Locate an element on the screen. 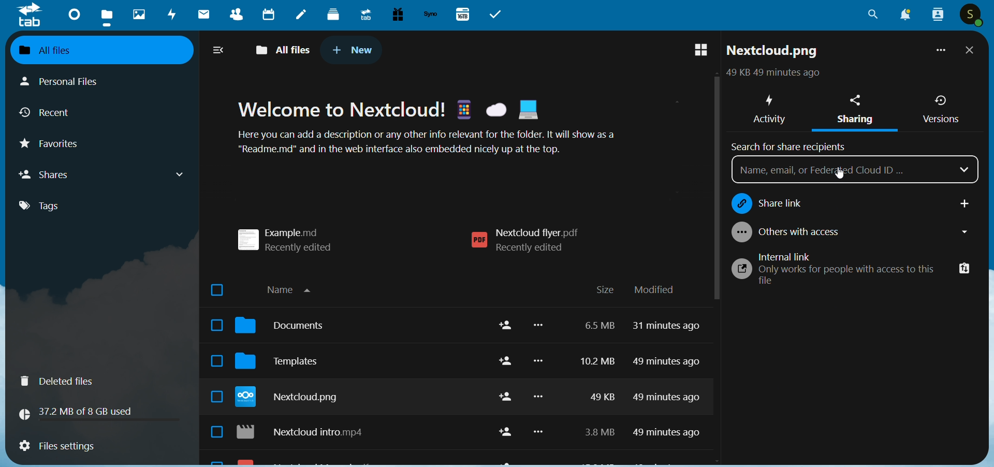 The height and width of the screenshot is (467, 994). internal link is located at coordinates (830, 270).